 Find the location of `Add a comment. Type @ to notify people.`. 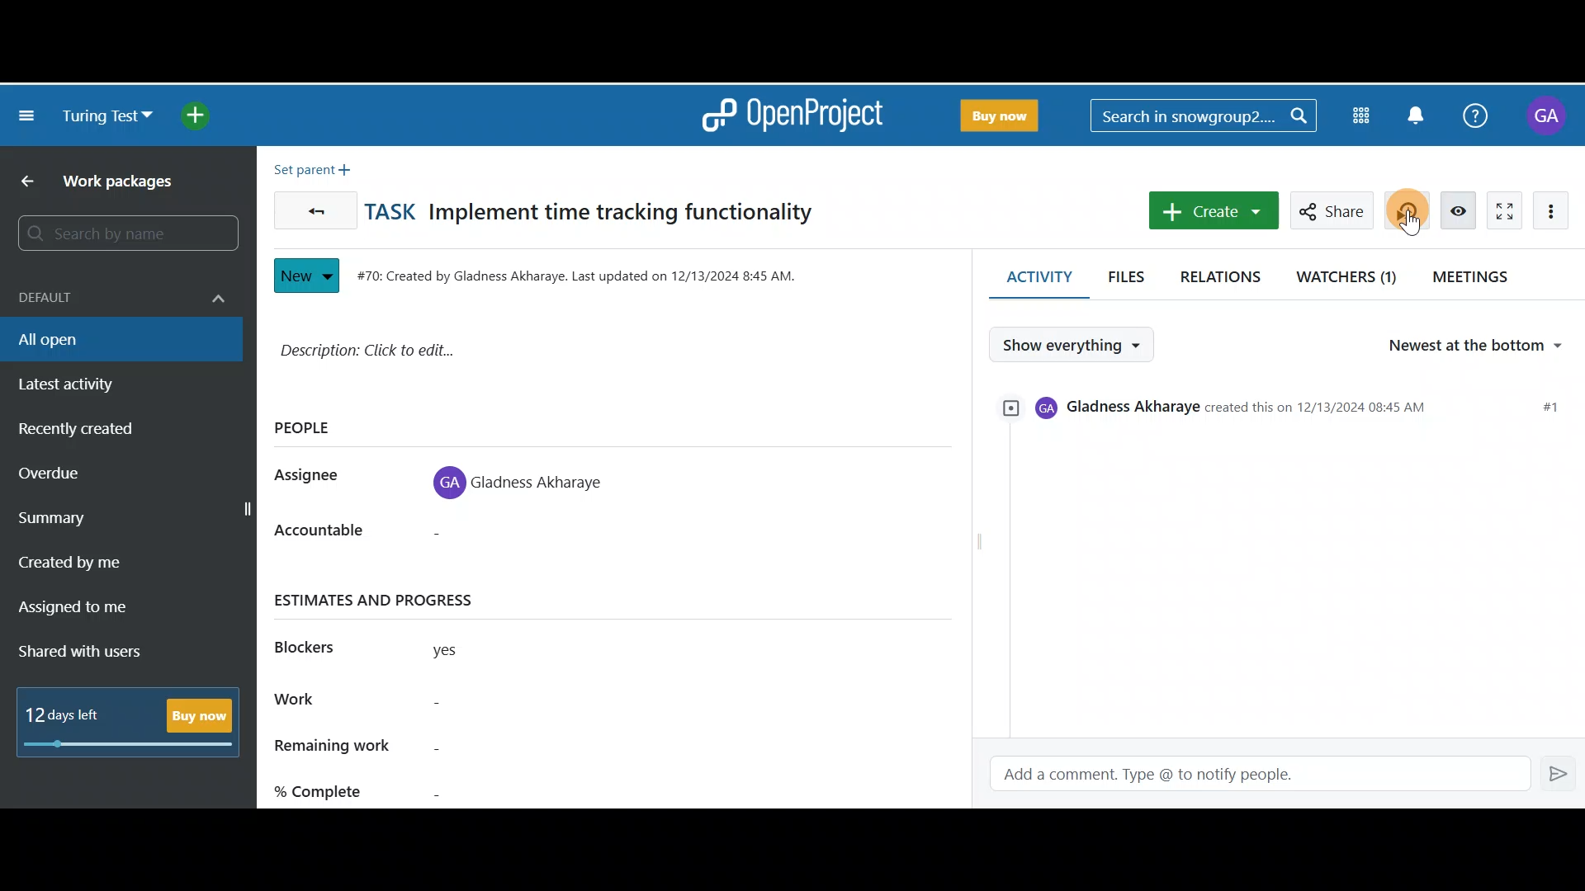

Add a comment. Type @ to notify people. is located at coordinates (1249, 775).